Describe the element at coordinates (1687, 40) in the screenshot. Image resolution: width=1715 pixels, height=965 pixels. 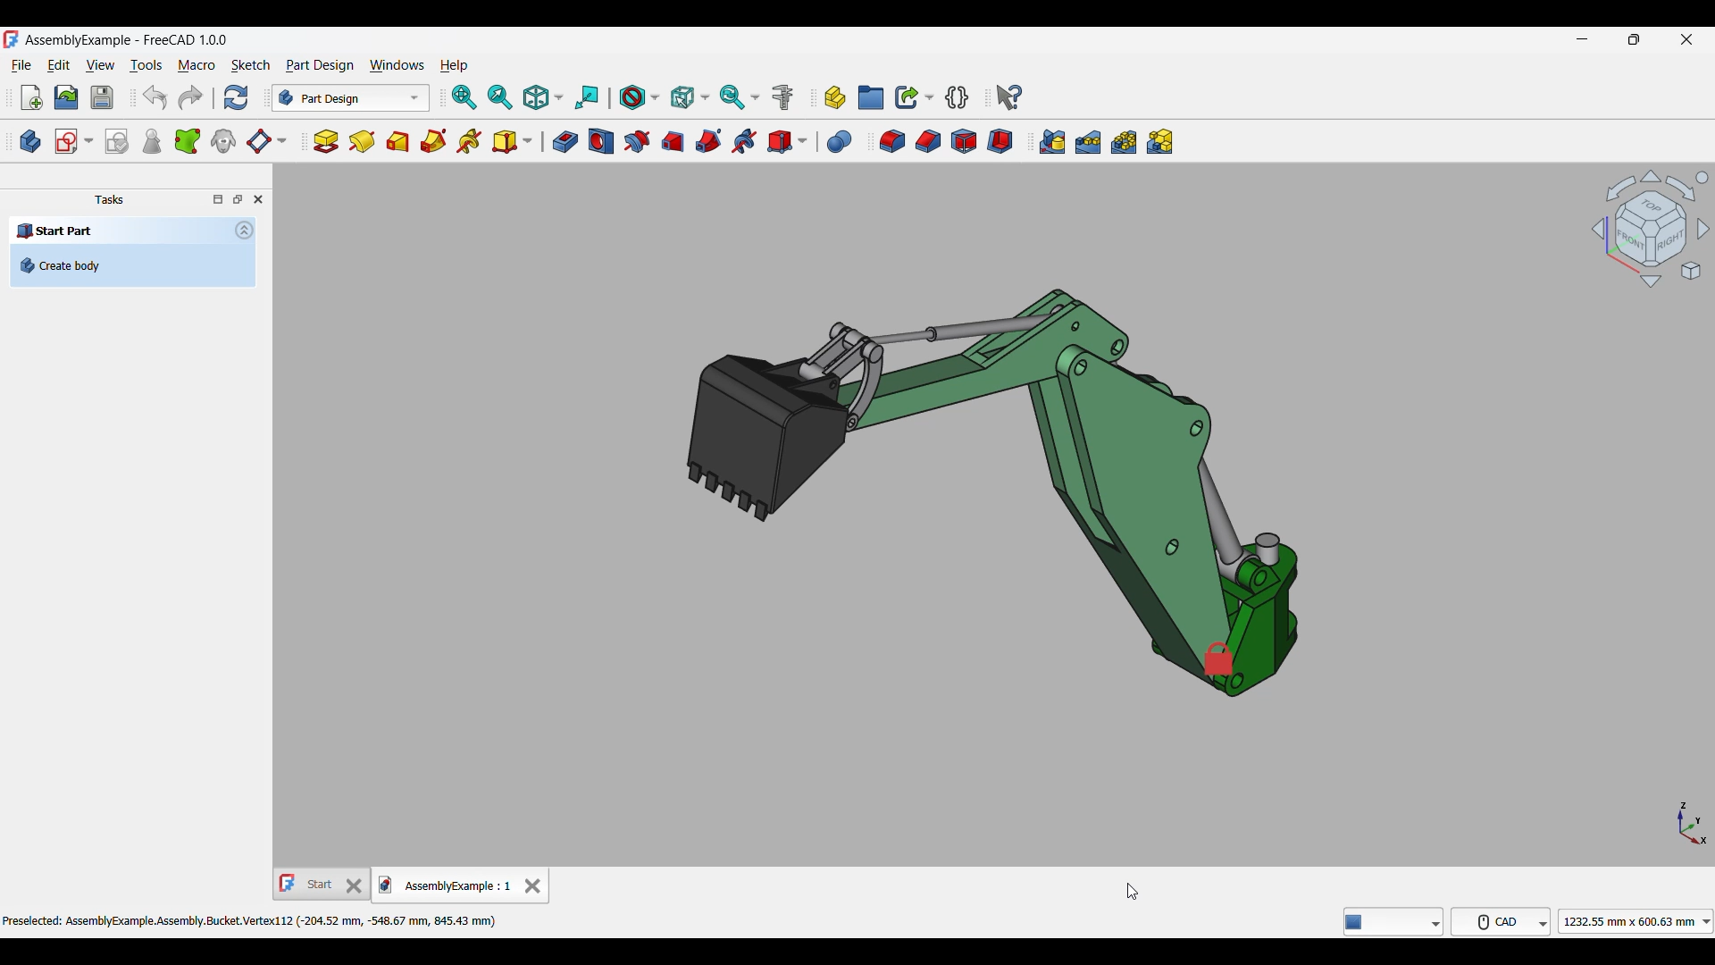
I see `Close interface` at that location.